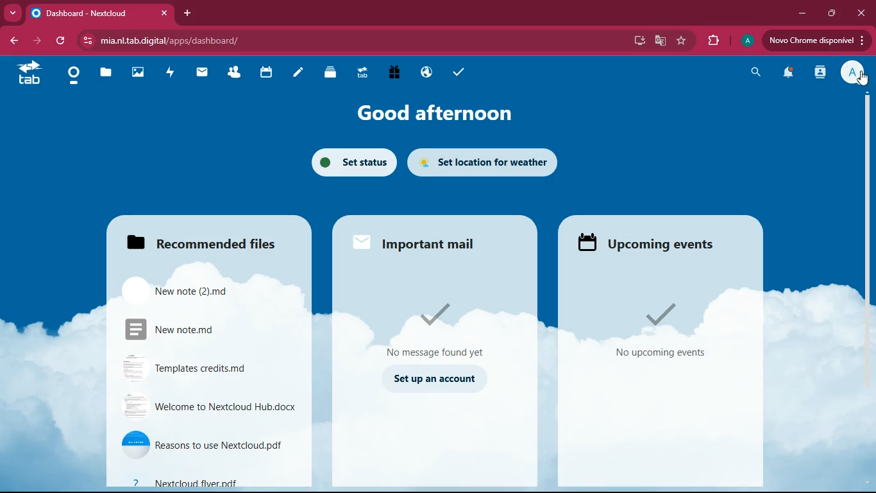 The image size is (876, 493). What do you see at coordinates (167, 73) in the screenshot?
I see `activity` at bounding box center [167, 73].